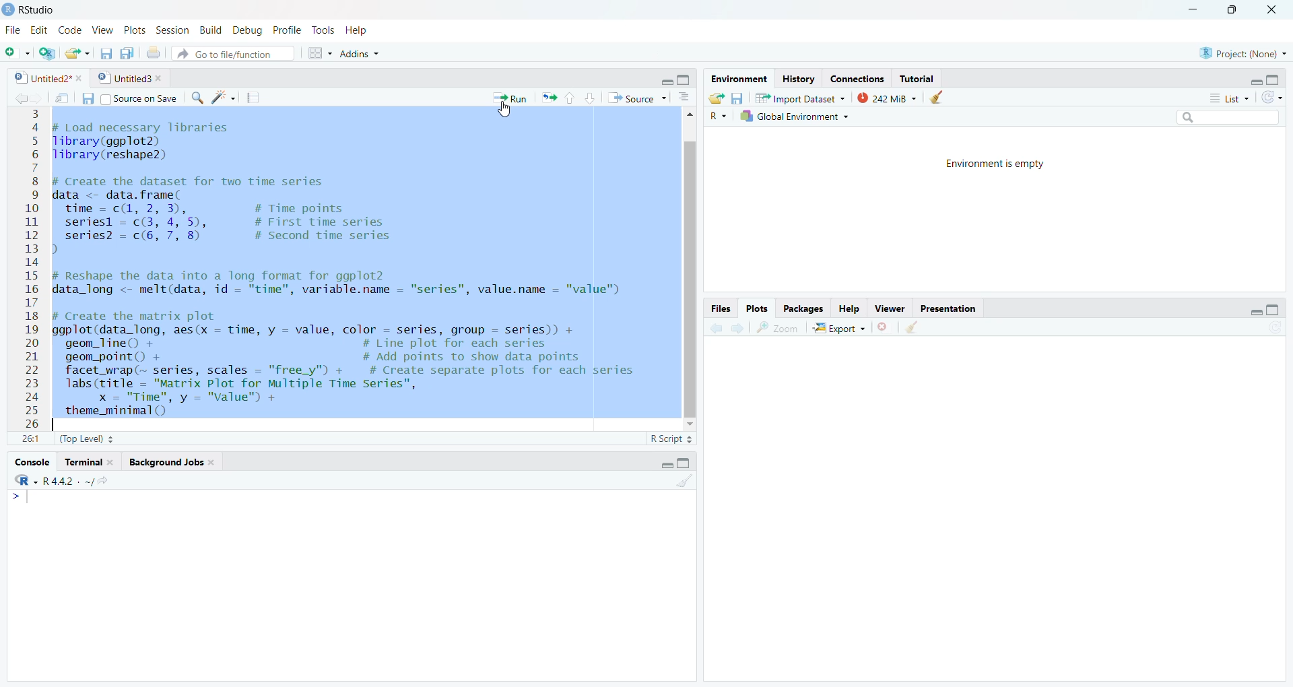 Image resolution: width=1293 pixels, height=687 pixels. What do you see at coordinates (152, 53) in the screenshot?
I see `print the current file` at bounding box center [152, 53].